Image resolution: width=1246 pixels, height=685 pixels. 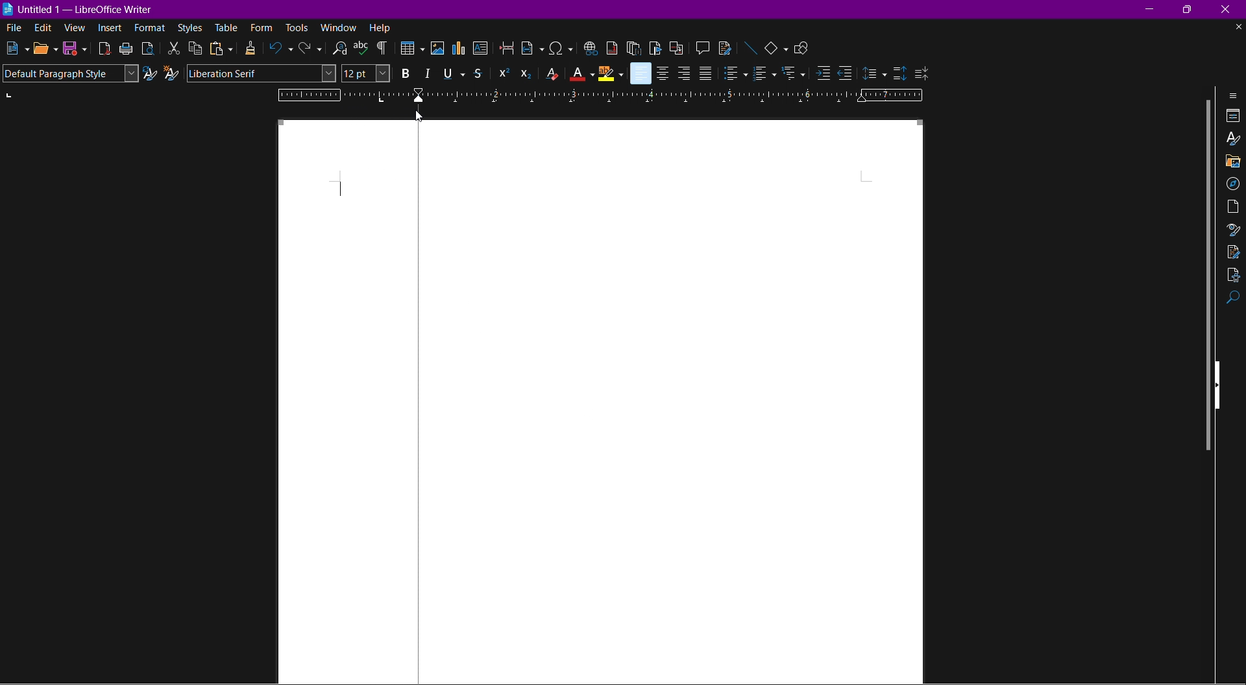 I want to click on window, so click(x=340, y=27).